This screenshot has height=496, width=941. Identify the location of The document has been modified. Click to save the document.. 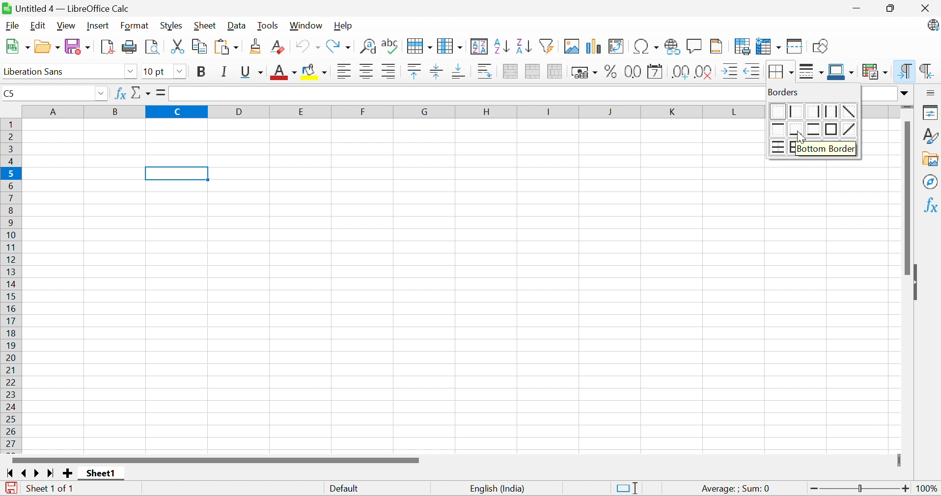
(11, 489).